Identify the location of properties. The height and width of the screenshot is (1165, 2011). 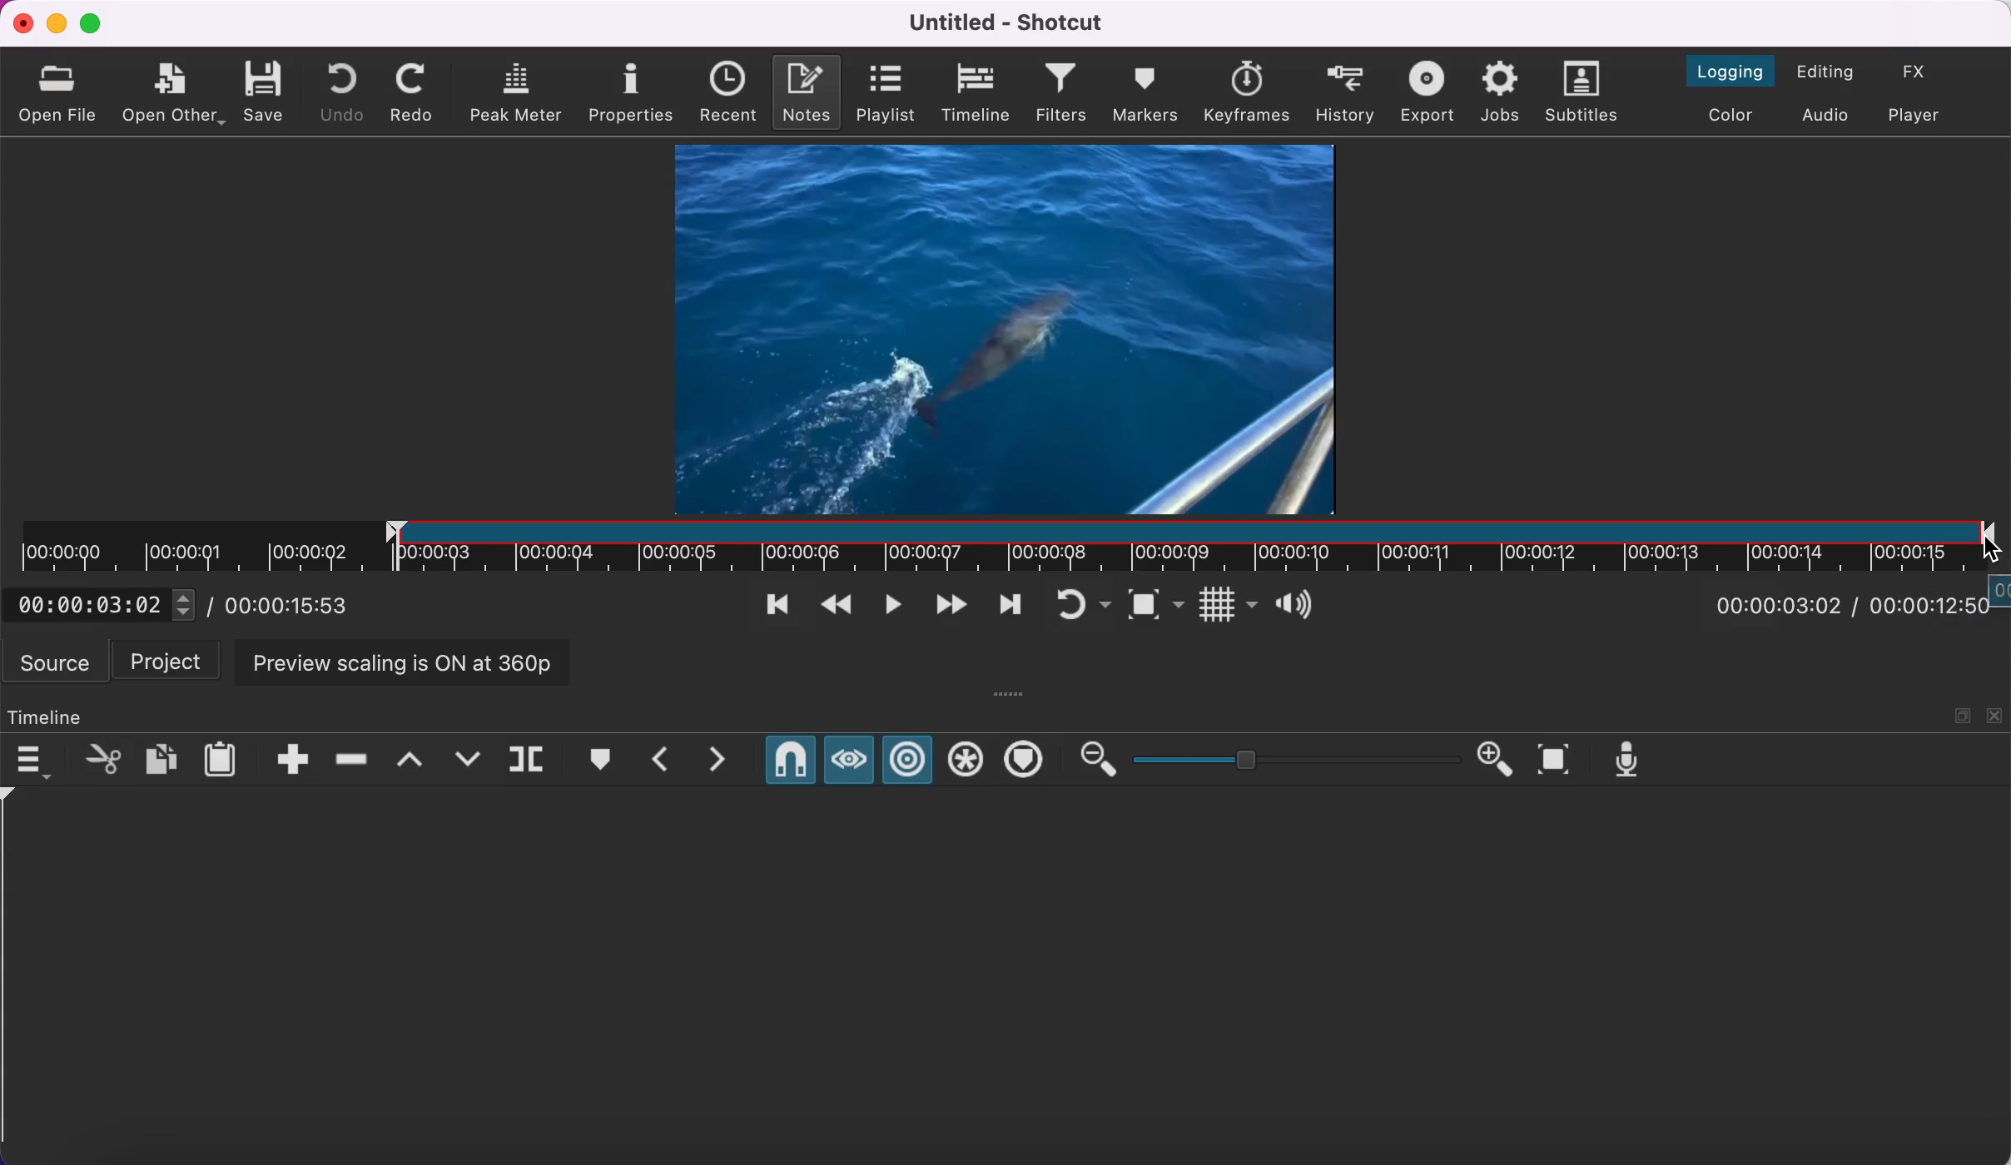
(633, 90).